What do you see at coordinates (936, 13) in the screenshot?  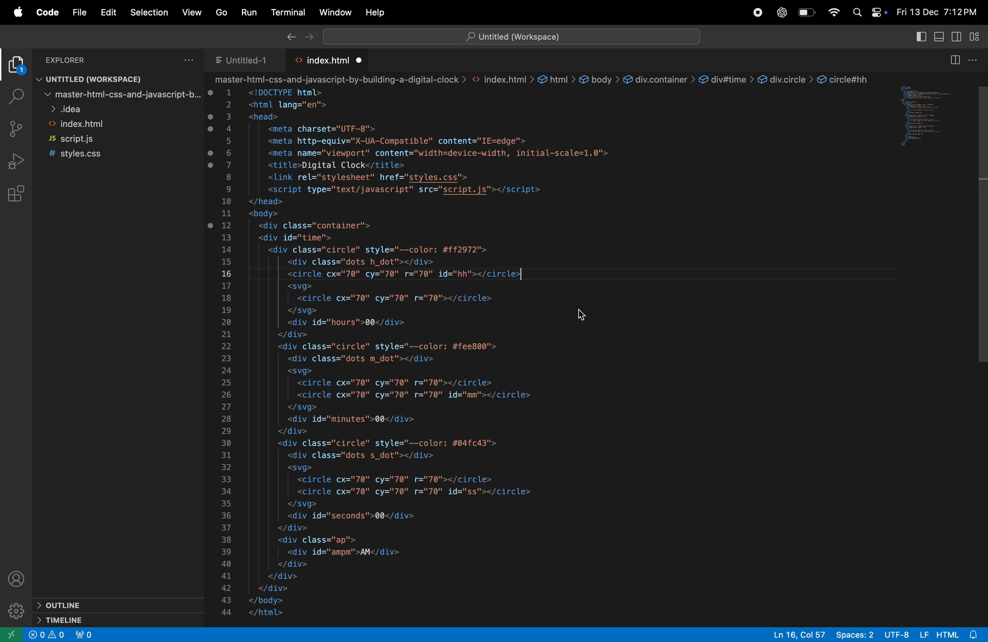 I see `date and time` at bounding box center [936, 13].